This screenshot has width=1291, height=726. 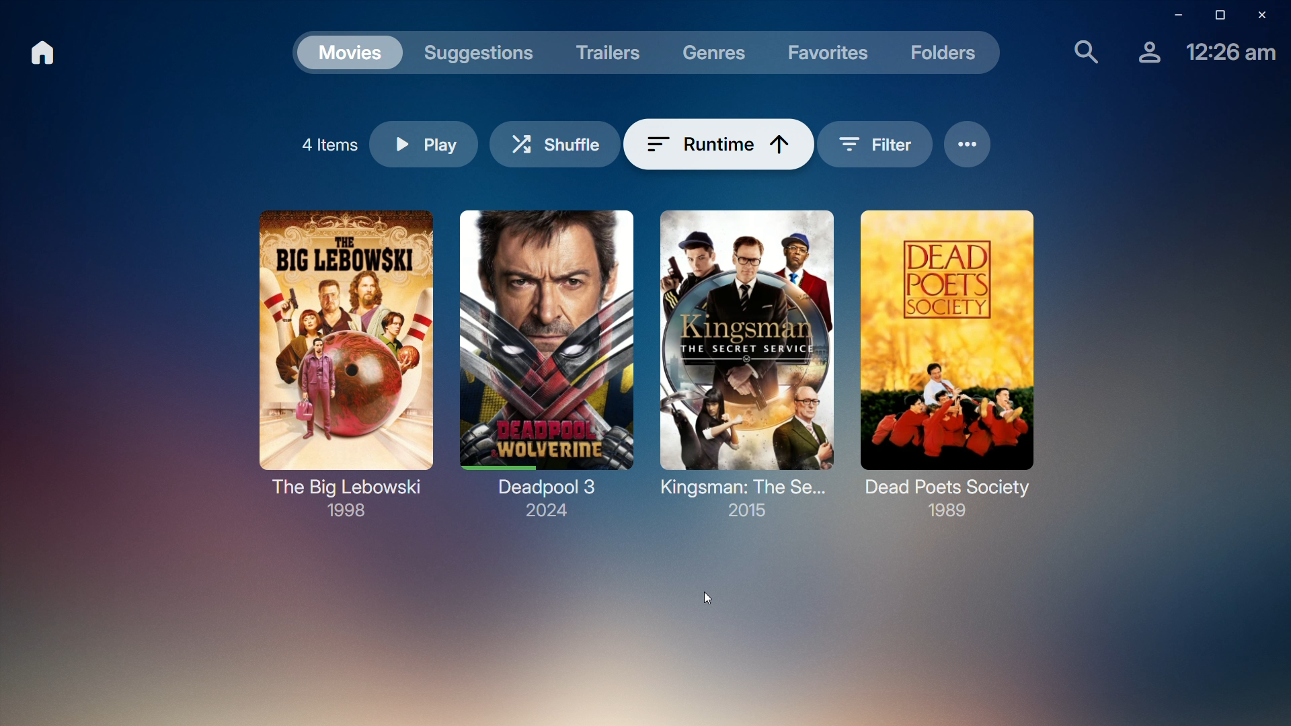 What do you see at coordinates (744, 365) in the screenshot?
I see `Kingsman` at bounding box center [744, 365].